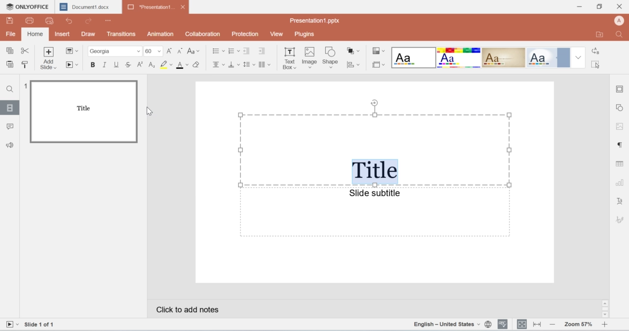 This screenshot has height=331, width=629. What do you see at coordinates (489, 57) in the screenshot?
I see `format` at bounding box center [489, 57].